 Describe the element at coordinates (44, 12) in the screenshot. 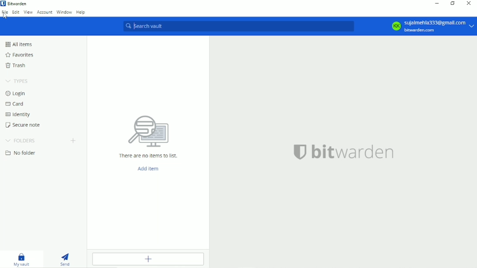

I see `Account` at that location.